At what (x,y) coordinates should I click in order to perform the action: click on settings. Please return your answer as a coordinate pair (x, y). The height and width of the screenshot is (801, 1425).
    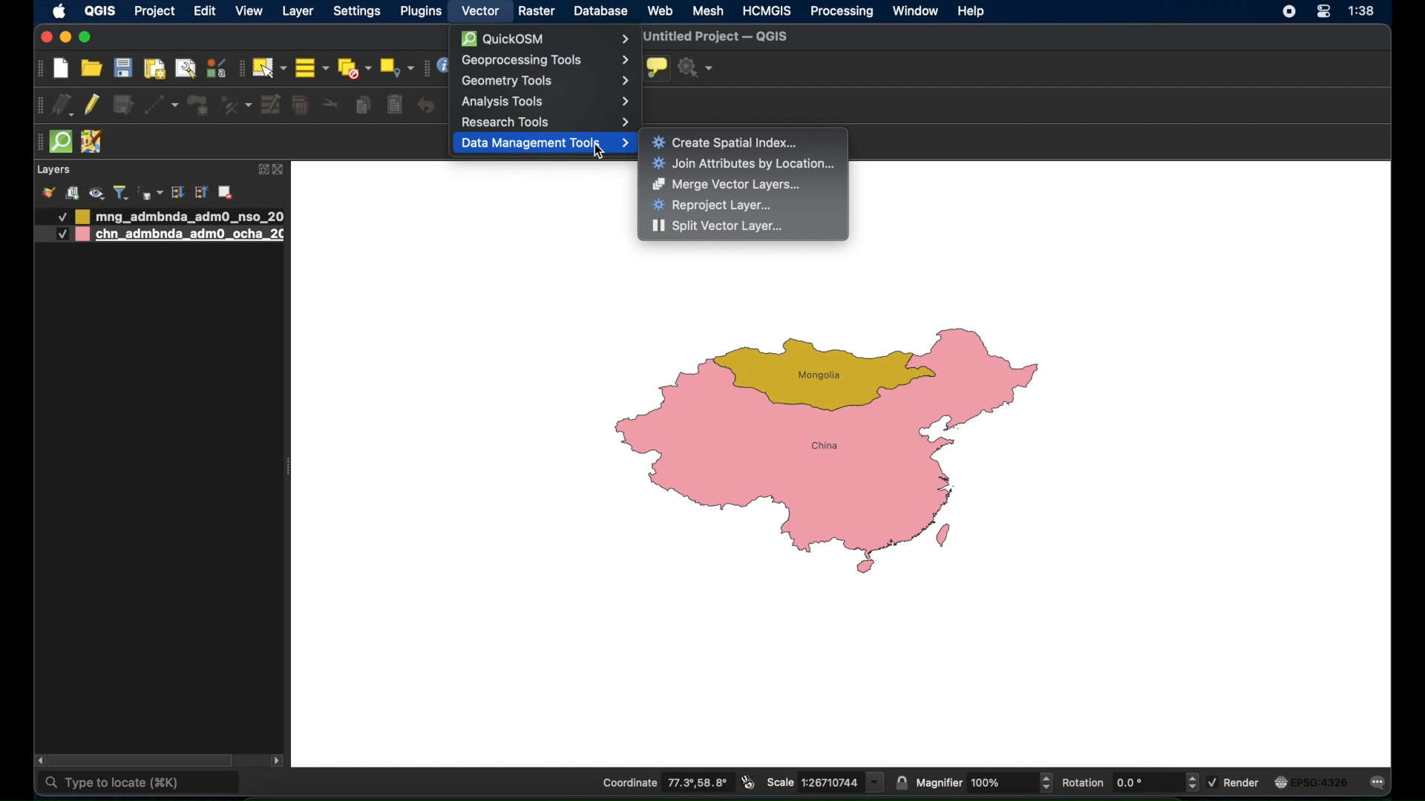
    Looking at the image, I should click on (358, 12).